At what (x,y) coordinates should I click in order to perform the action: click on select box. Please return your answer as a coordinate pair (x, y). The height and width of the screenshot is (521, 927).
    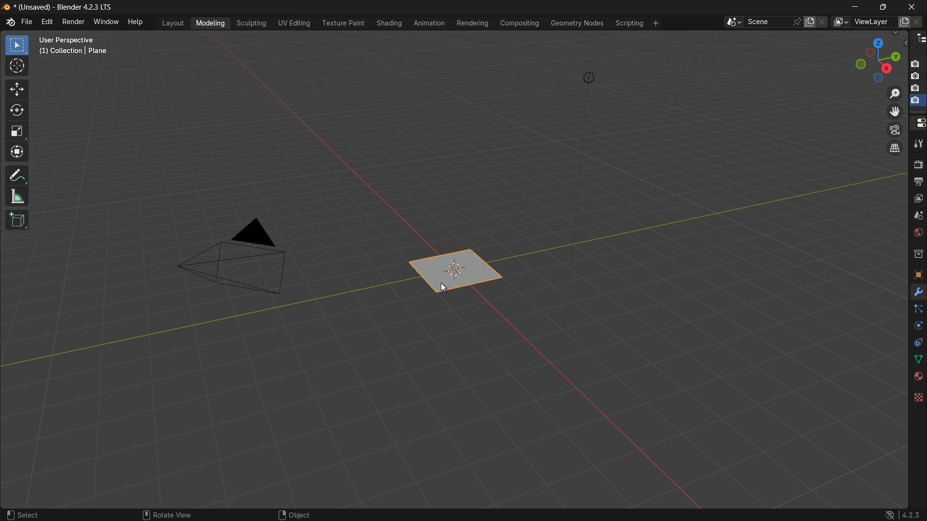
    Looking at the image, I should click on (17, 45).